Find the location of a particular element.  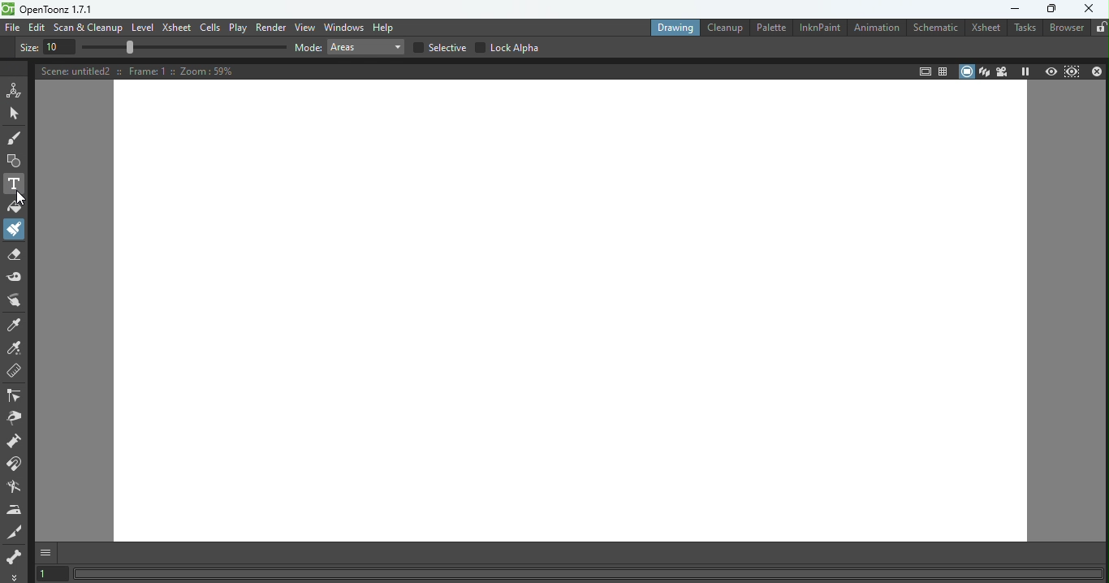

Fill tool is located at coordinates (15, 206).